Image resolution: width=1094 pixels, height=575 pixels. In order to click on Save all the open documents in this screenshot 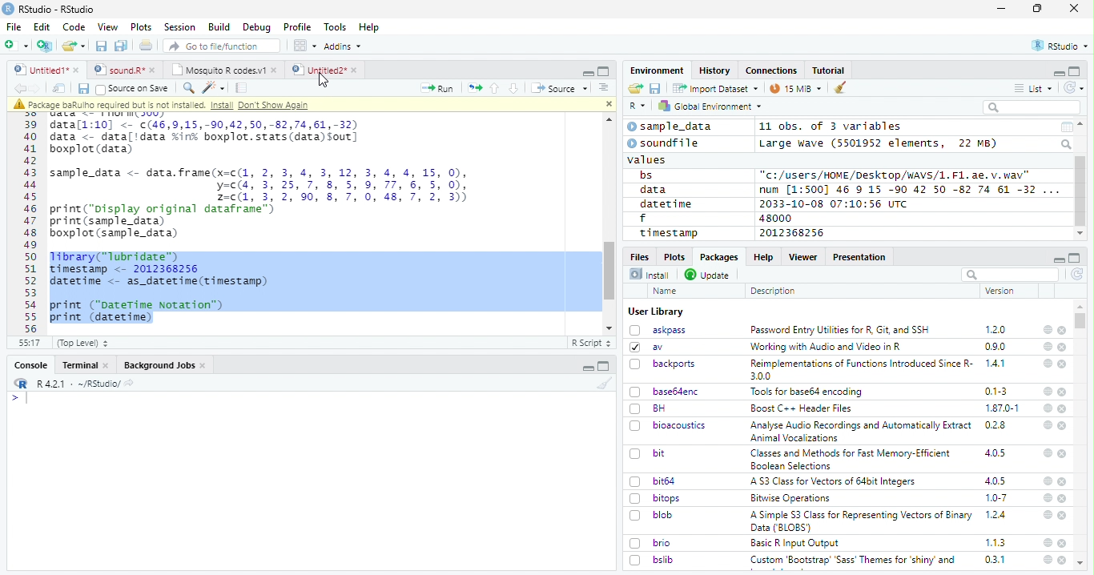, I will do `click(122, 46)`.